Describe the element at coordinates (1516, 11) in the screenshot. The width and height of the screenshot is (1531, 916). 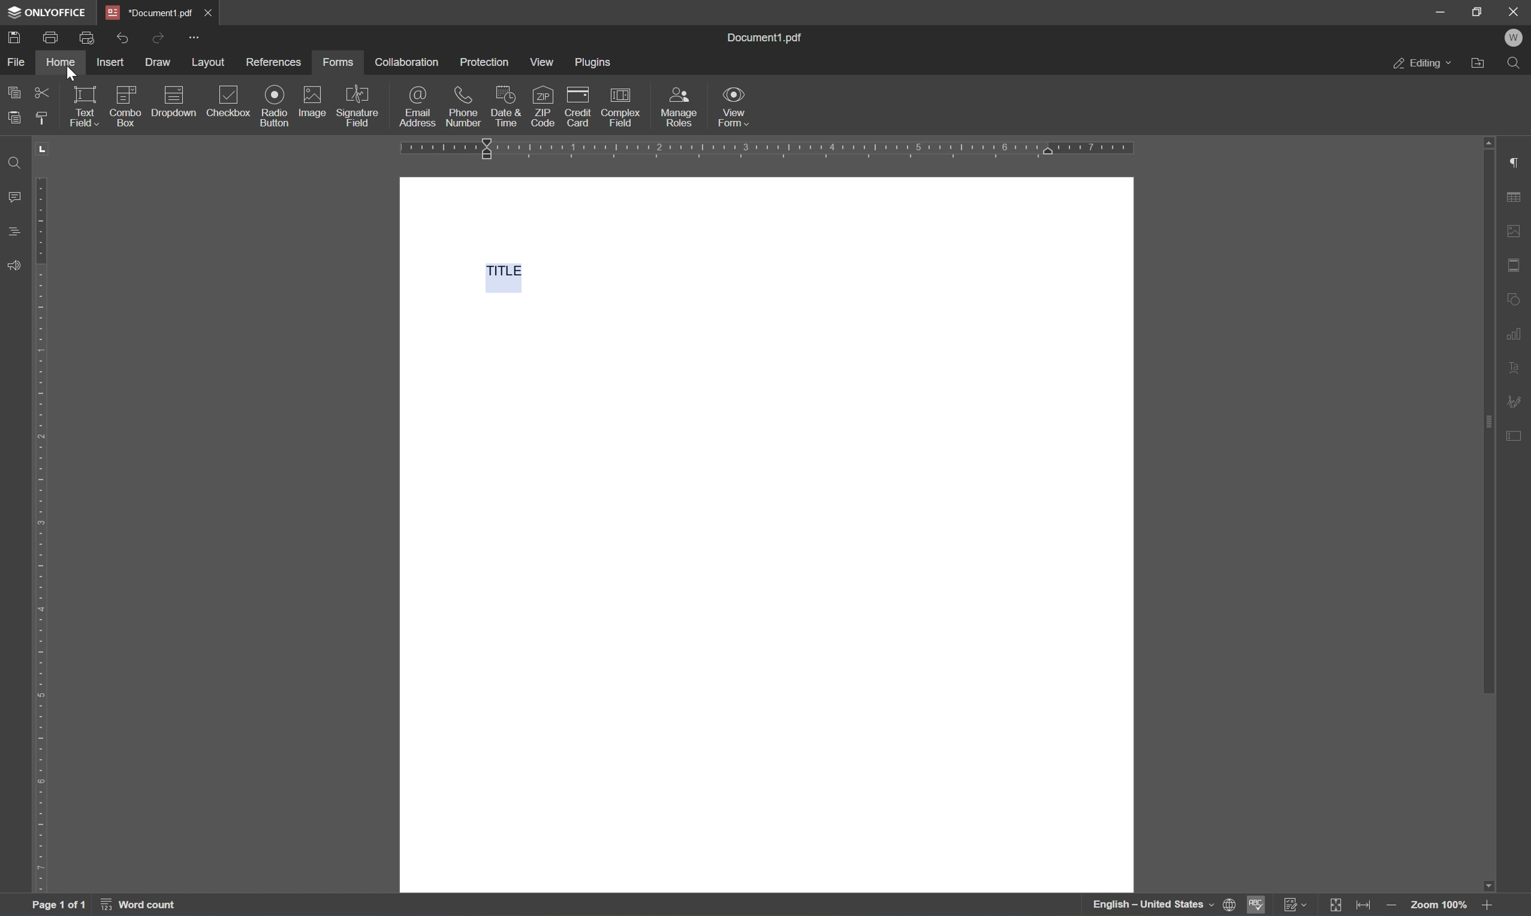
I see `close` at that location.